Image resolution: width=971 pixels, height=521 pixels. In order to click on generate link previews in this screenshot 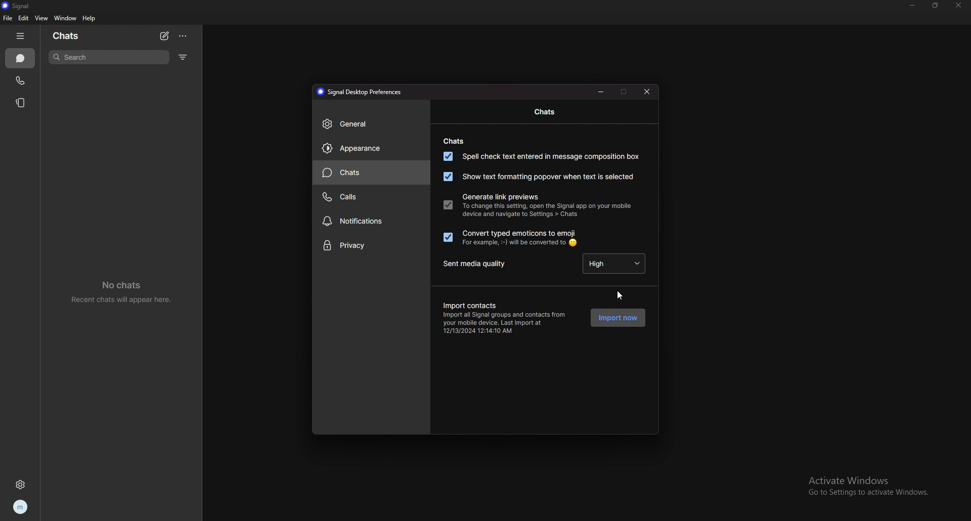, I will do `click(448, 204)`.